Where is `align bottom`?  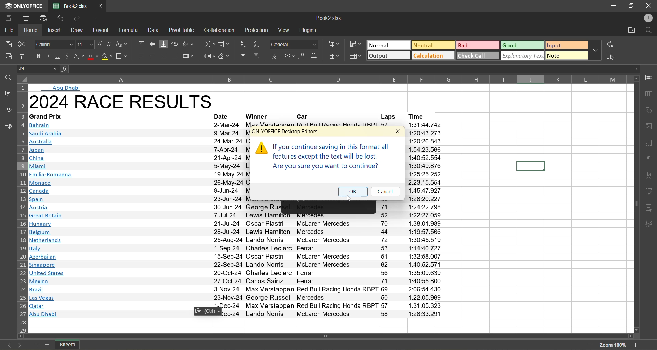 align bottom is located at coordinates (163, 45).